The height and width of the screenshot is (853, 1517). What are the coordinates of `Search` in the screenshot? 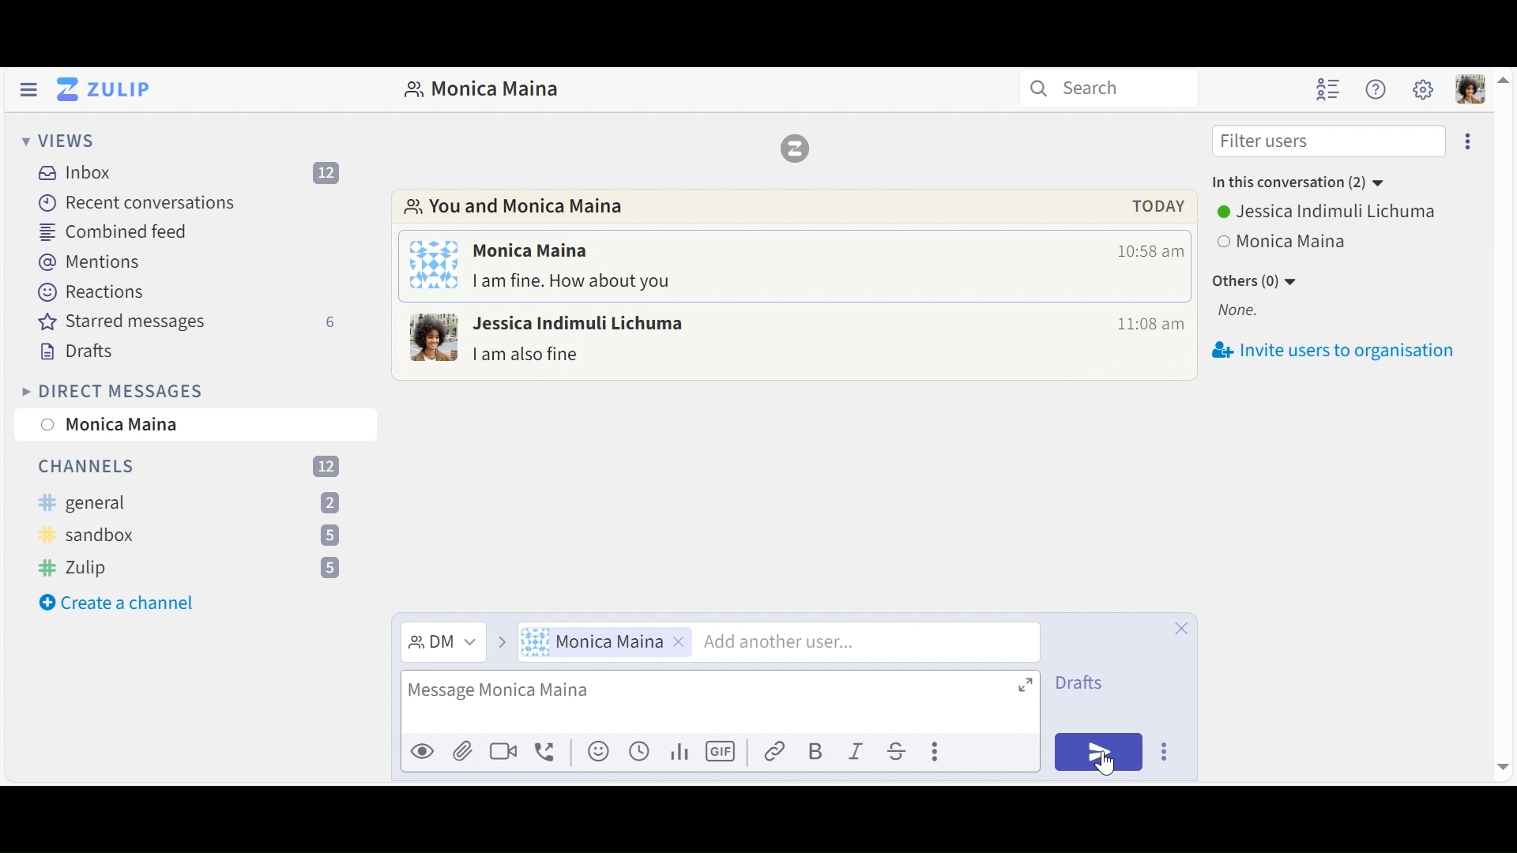 It's located at (1106, 87).